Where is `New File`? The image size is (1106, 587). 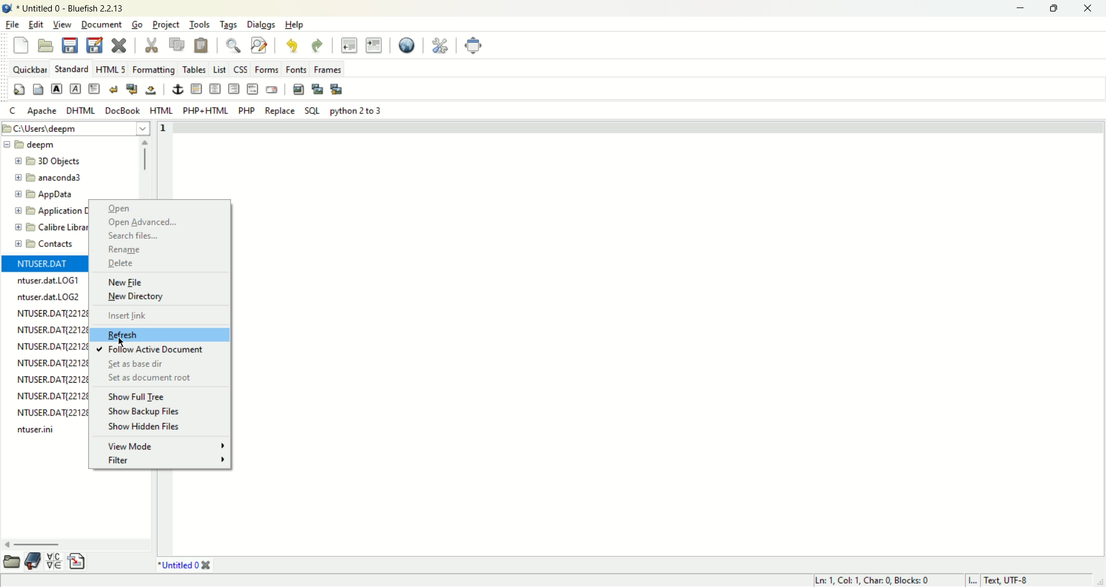 New File is located at coordinates (154, 282).